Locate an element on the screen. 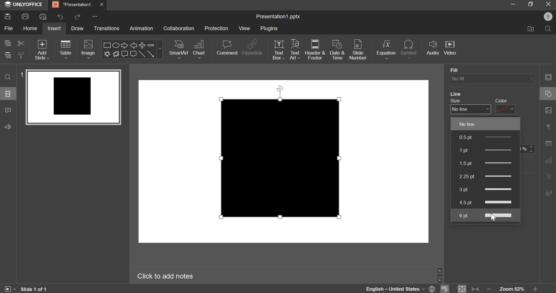 The height and width of the screenshot is (293, 556). slide menu is located at coordinates (8, 93).